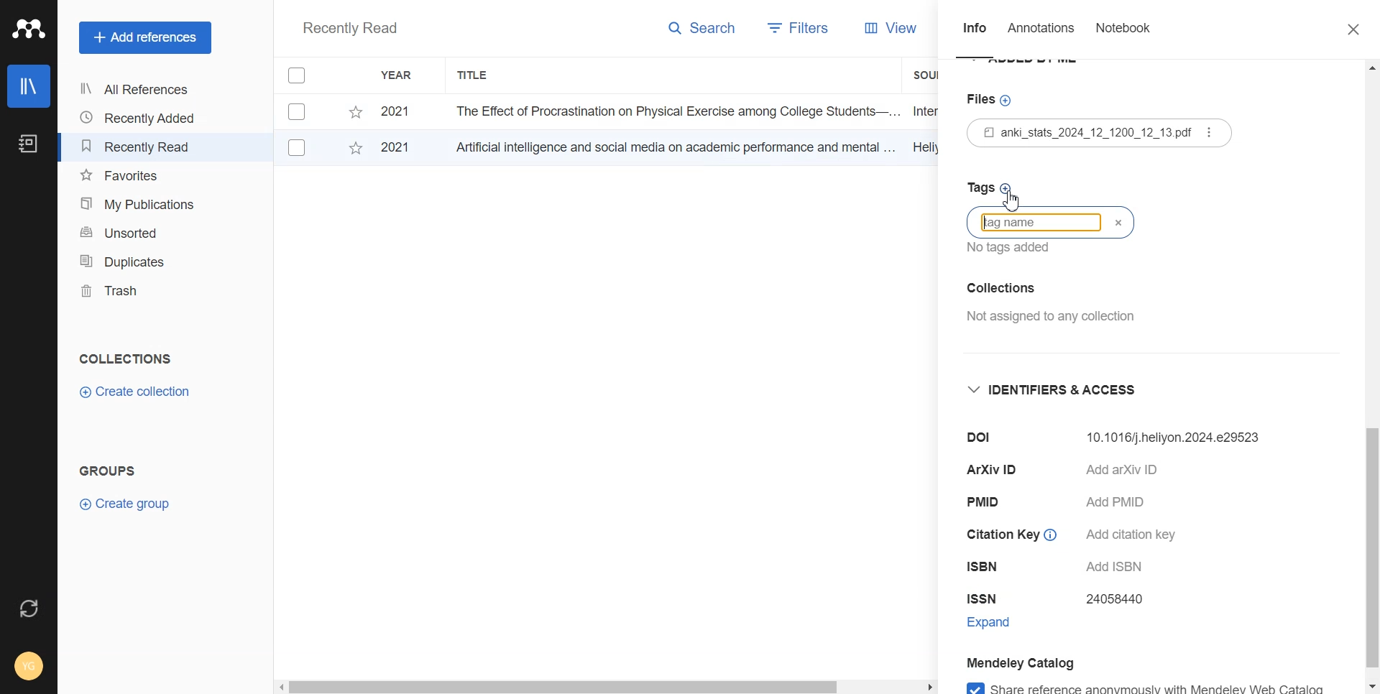 This screenshot has width=1380, height=694. I want to click on Add references, so click(145, 38).